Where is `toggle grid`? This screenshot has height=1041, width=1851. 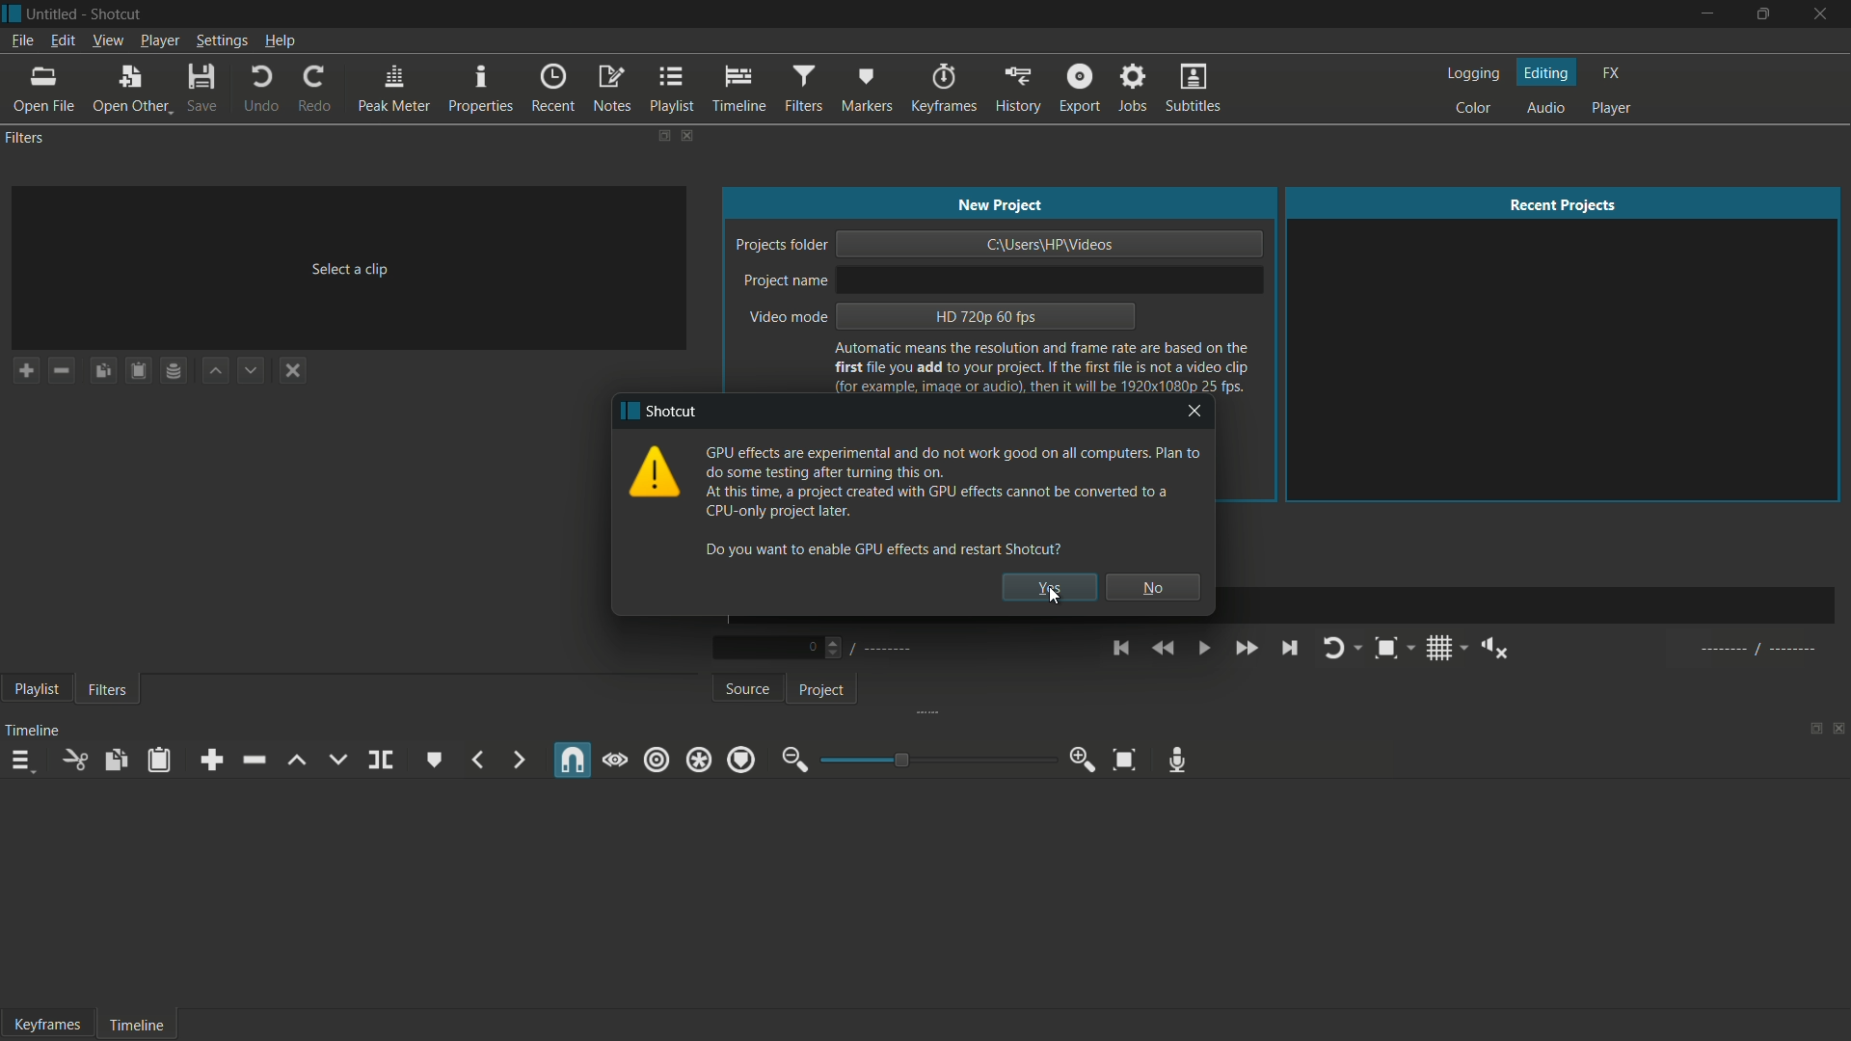 toggle grid is located at coordinates (1439, 649).